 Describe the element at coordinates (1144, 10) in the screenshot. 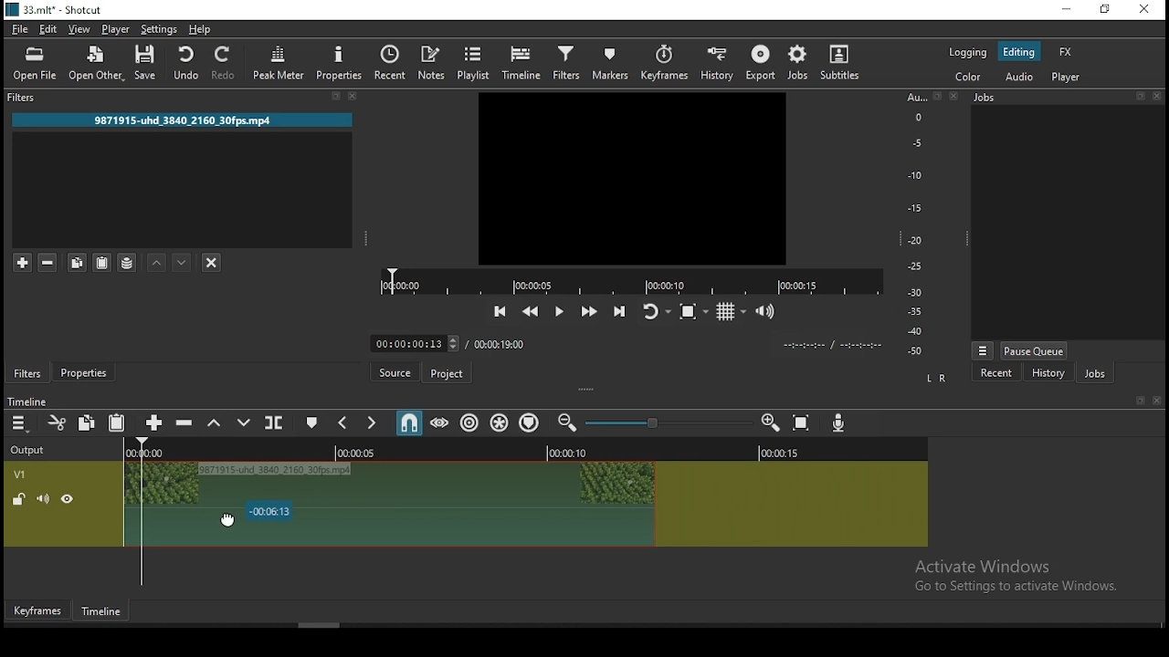

I see `close window` at that location.